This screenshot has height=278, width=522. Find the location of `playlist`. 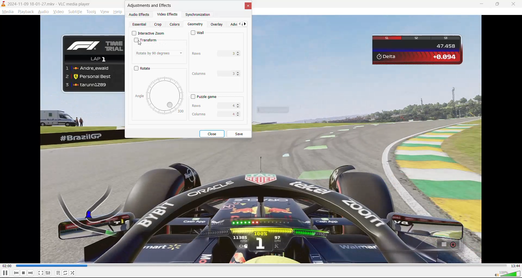

playlist is located at coordinates (58, 273).